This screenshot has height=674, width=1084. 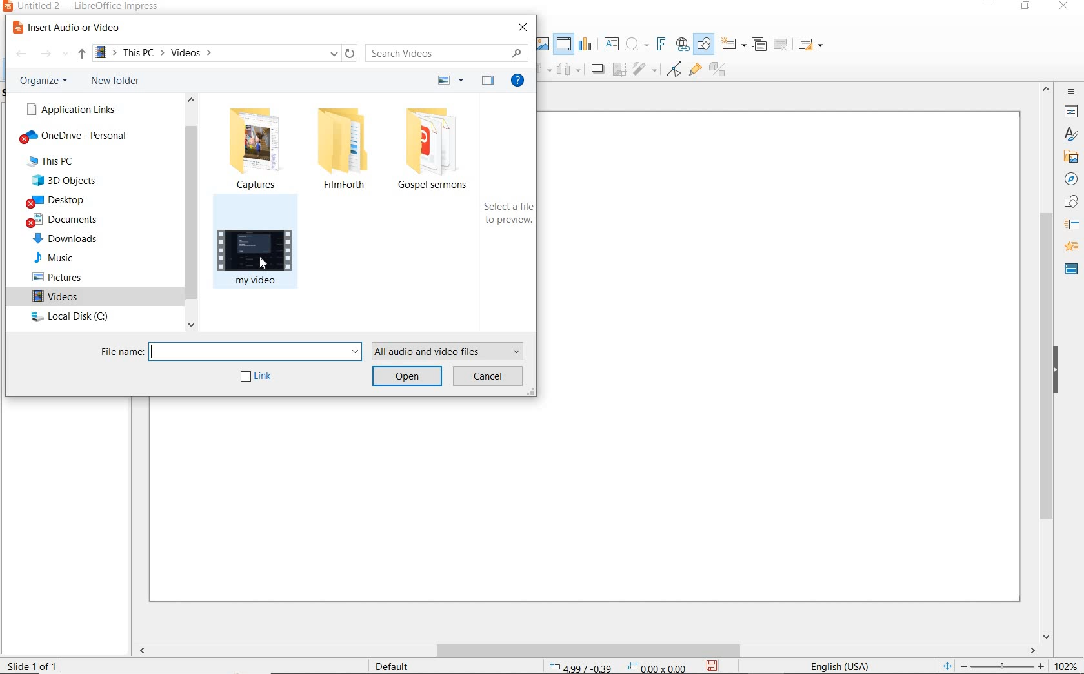 I want to click on 3d objects, so click(x=68, y=181).